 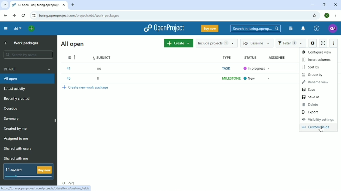 What do you see at coordinates (228, 68) in the screenshot?
I see `Task` at bounding box center [228, 68].